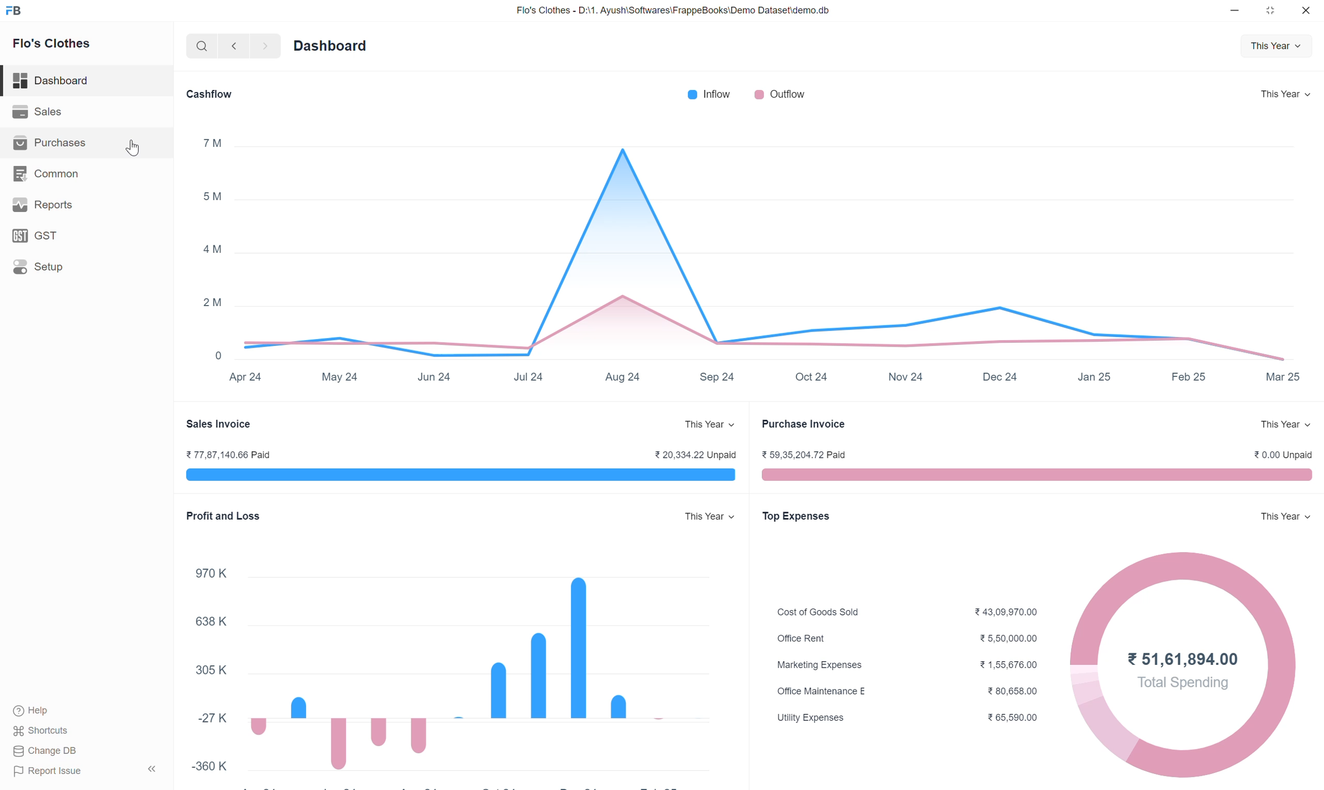  Describe the element at coordinates (221, 424) in the screenshot. I see `Sales Invoice` at that location.